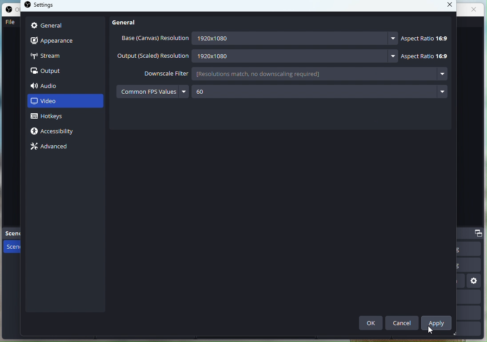 The image size is (487, 342). Describe the element at coordinates (128, 22) in the screenshot. I see `General` at that location.